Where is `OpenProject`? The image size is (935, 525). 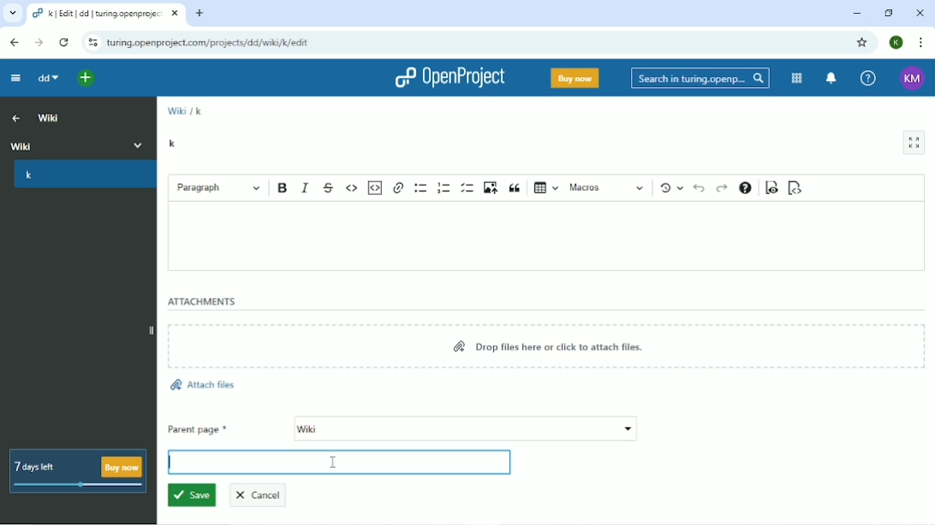 OpenProject is located at coordinates (448, 79).